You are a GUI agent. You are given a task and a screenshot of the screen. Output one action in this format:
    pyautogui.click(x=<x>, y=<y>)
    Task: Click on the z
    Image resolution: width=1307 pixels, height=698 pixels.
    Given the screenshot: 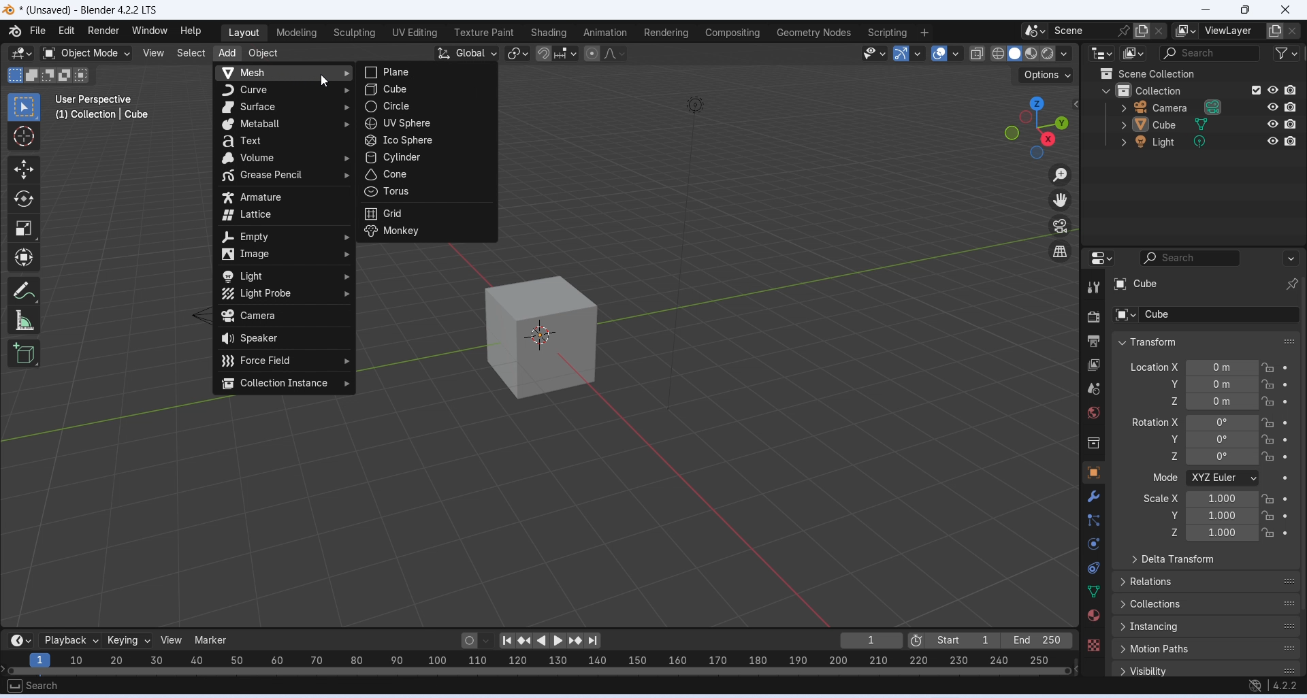 What is the action you would take?
    pyautogui.click(x=1165, y=456)
    